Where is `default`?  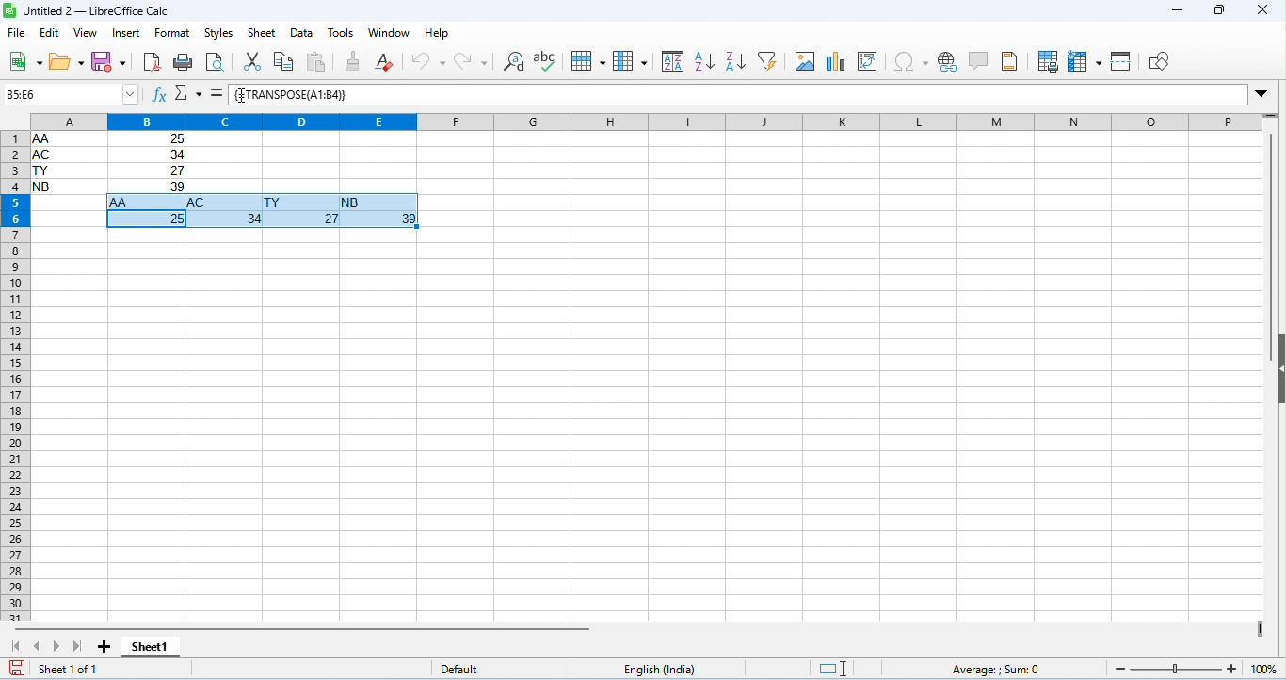
default is located at coordinates (460, 669).